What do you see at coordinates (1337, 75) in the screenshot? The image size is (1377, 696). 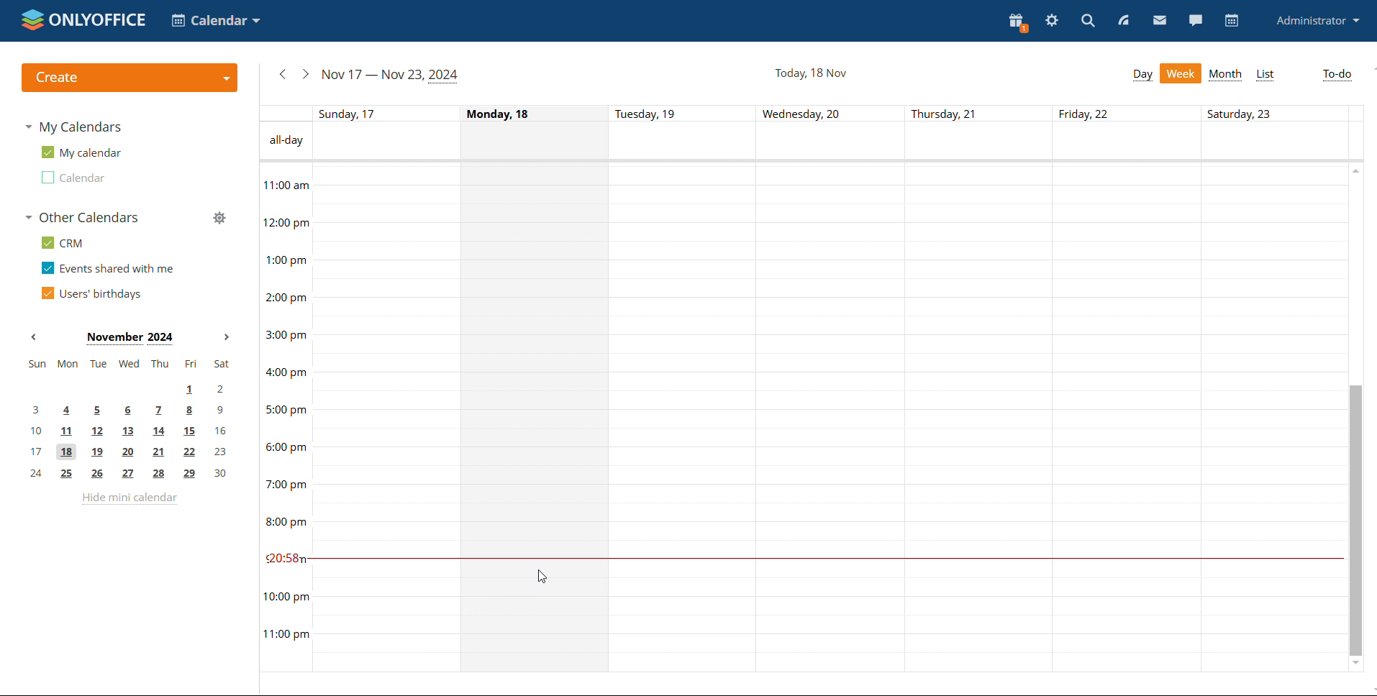 I see `to-do` at bounding box center [1337, 75].